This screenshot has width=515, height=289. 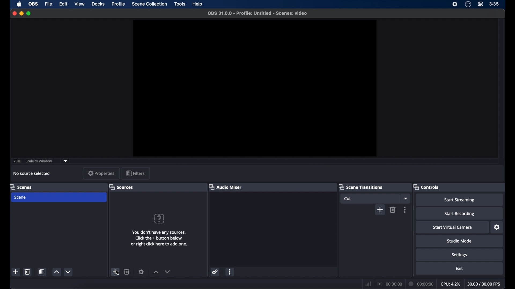 I want to click on start recording, so click(x=460, y=214).